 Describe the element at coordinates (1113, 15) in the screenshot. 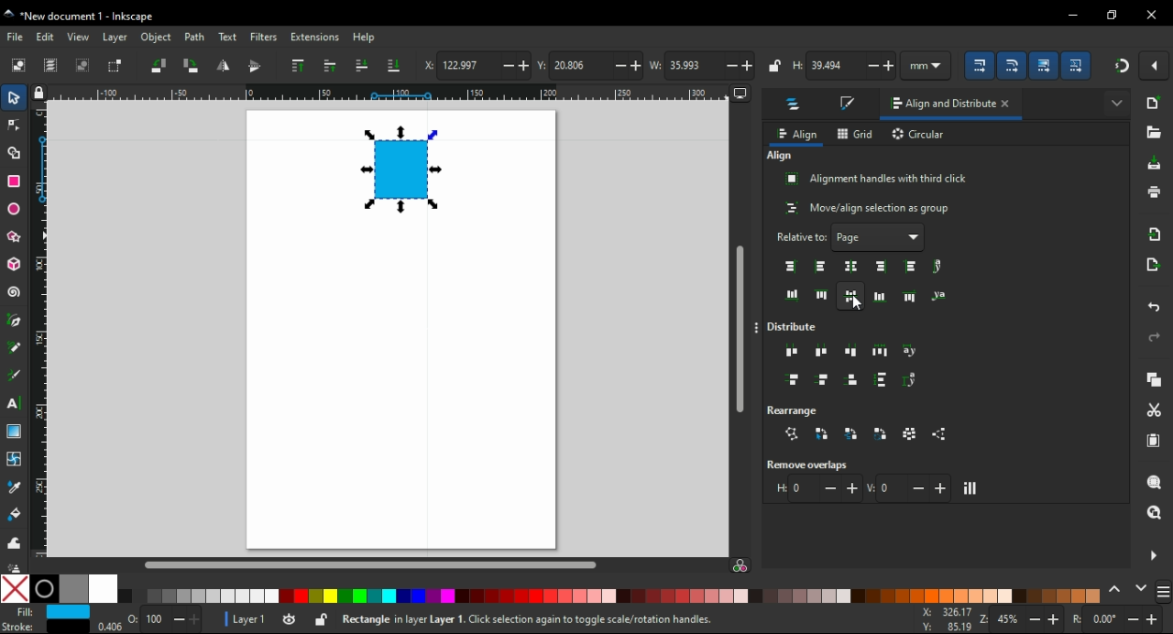

I see `restore` at that location.